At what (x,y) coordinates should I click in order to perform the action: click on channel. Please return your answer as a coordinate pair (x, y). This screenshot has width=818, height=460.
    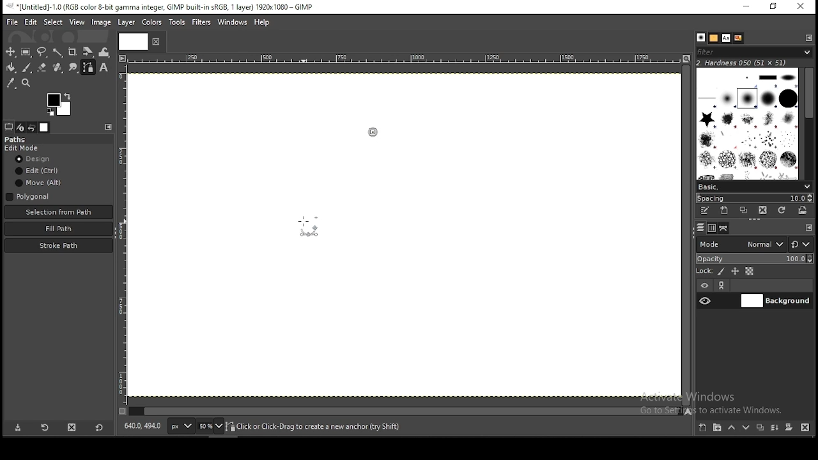
    Looking at the image, I should click on (711, 227).